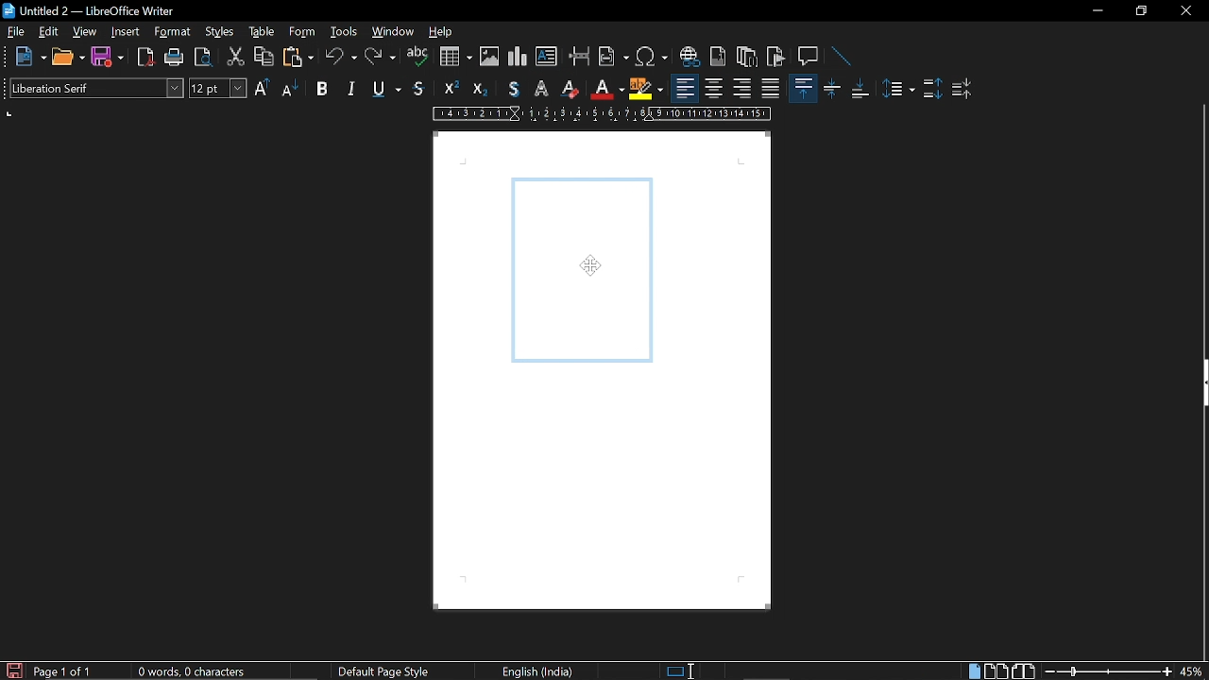  Describe the element at coordinates (145, 57) in the screenshot. I see `export as pdf` at that location.